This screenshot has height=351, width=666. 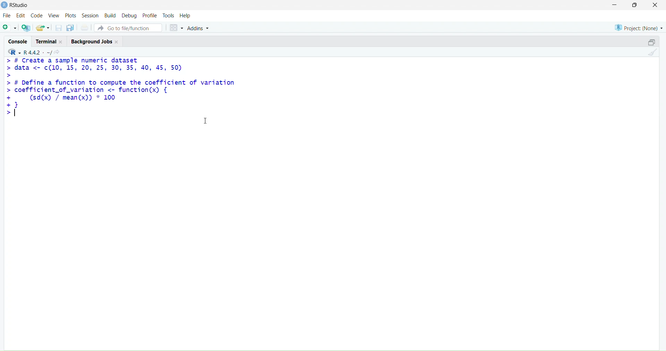 I want to click on copy, so click(x=70, y=28).